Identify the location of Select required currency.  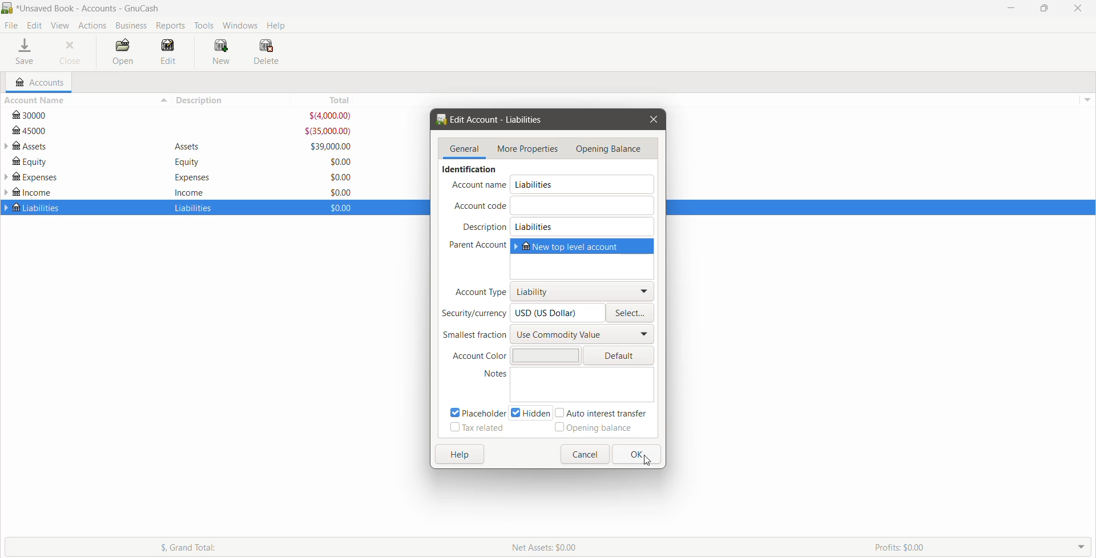
(631, 313).